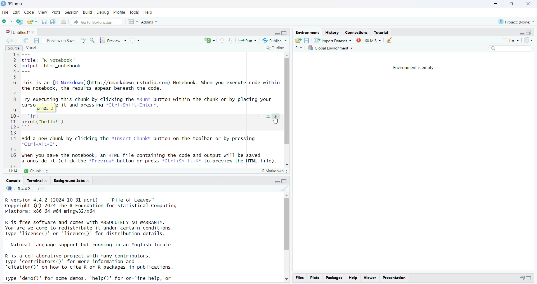 The width and height of the screenshot is (537, 284). Describe the element at coordinates (37, 40) in the screenshot. I see `save current document` at that location.